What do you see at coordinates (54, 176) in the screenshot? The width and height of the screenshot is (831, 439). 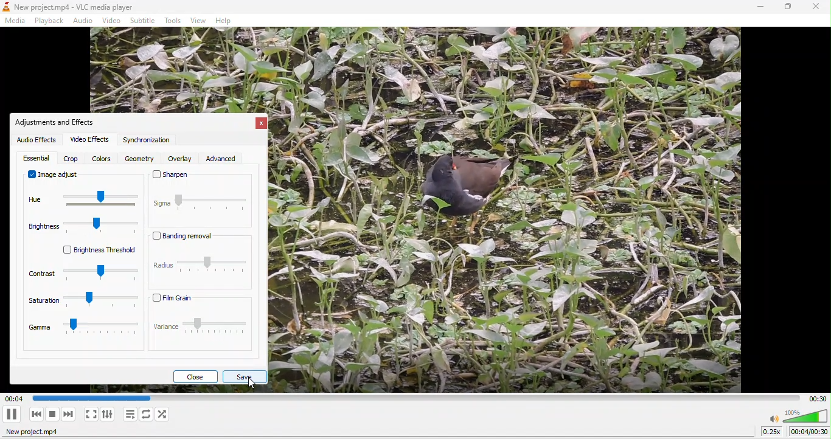 I see `image adjust` at bounding box center [54, 176].